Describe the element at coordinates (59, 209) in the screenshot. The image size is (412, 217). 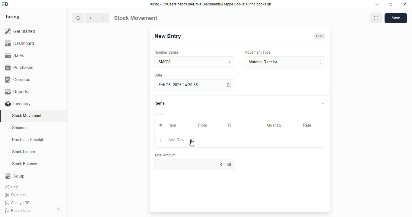
I see `toggle sidebar` at that location.